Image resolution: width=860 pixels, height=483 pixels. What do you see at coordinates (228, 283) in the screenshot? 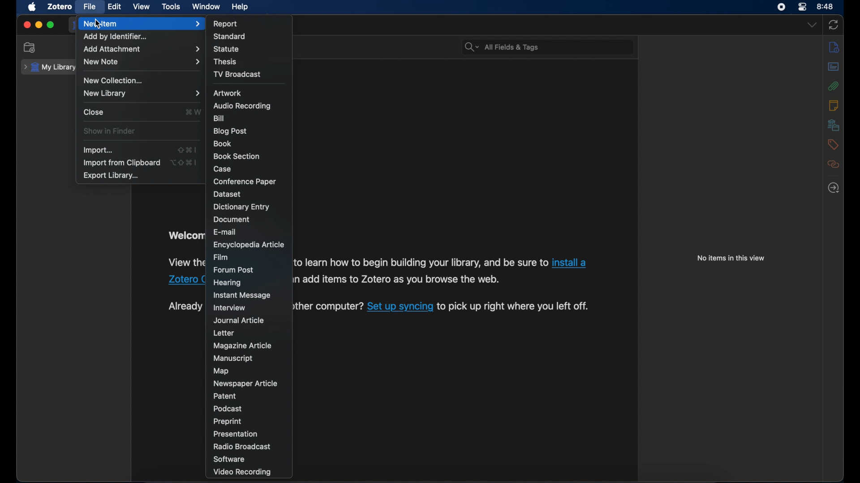
I see `hearing` at bounding box center [228, 283].